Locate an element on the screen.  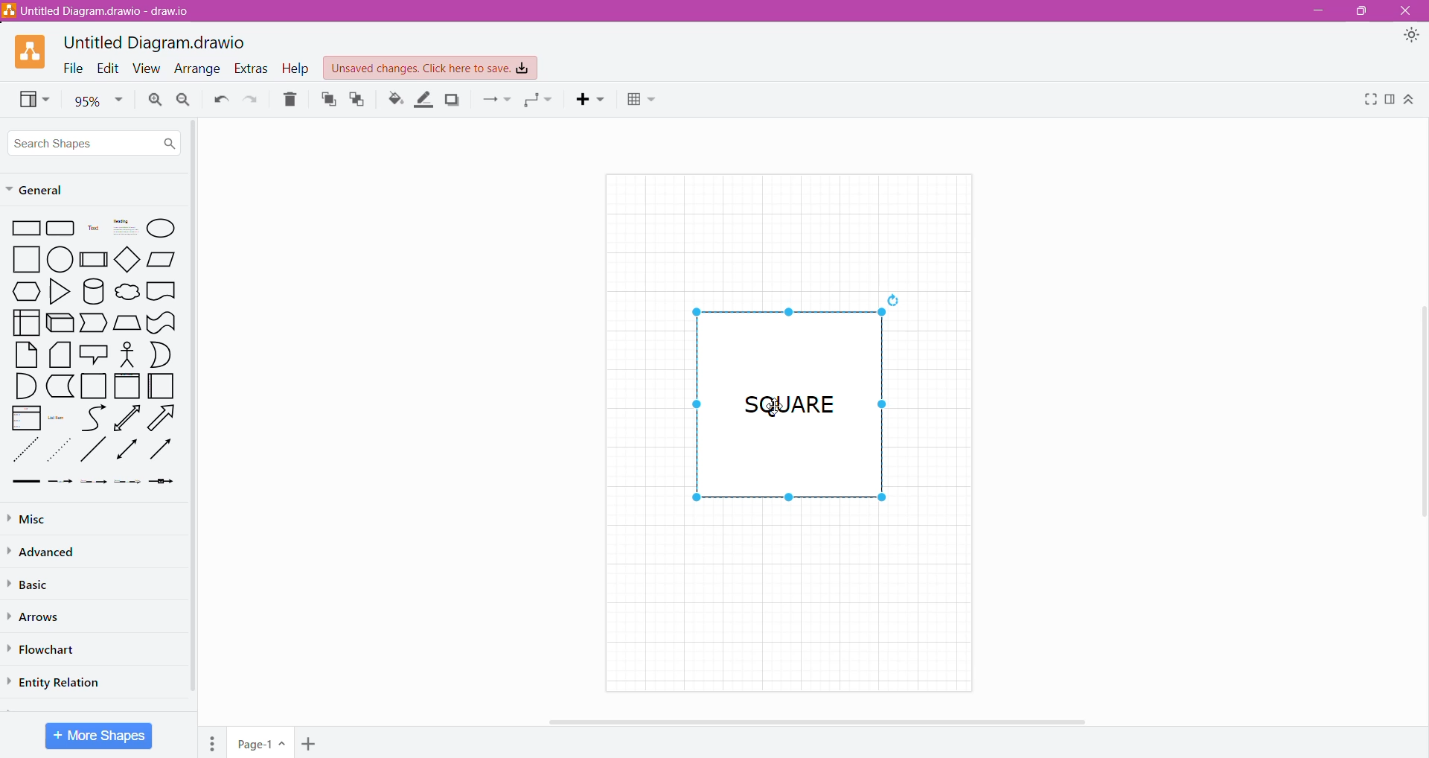
To Back is located at coordinates (358, 99).